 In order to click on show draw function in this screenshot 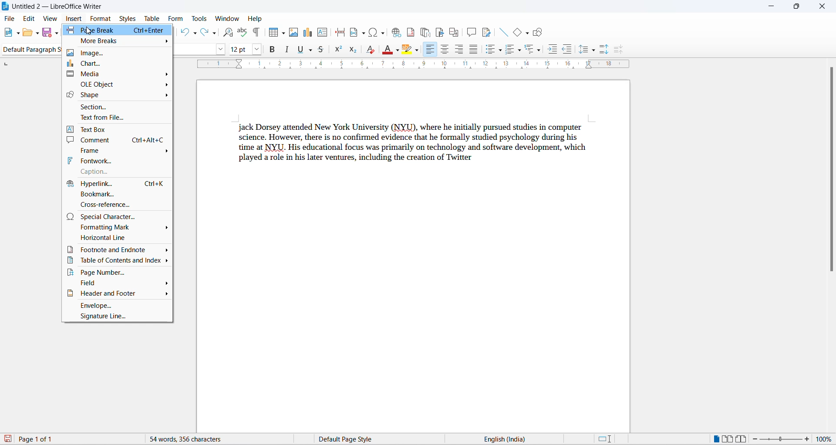, I will do `click(538, 34)`.